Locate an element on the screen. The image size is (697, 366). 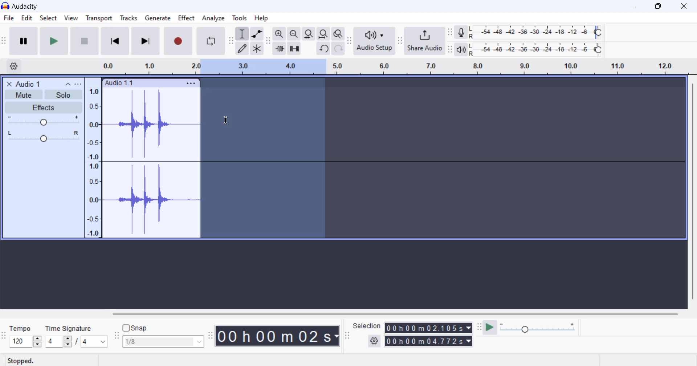
Edit is located at coordinates (27, 19).